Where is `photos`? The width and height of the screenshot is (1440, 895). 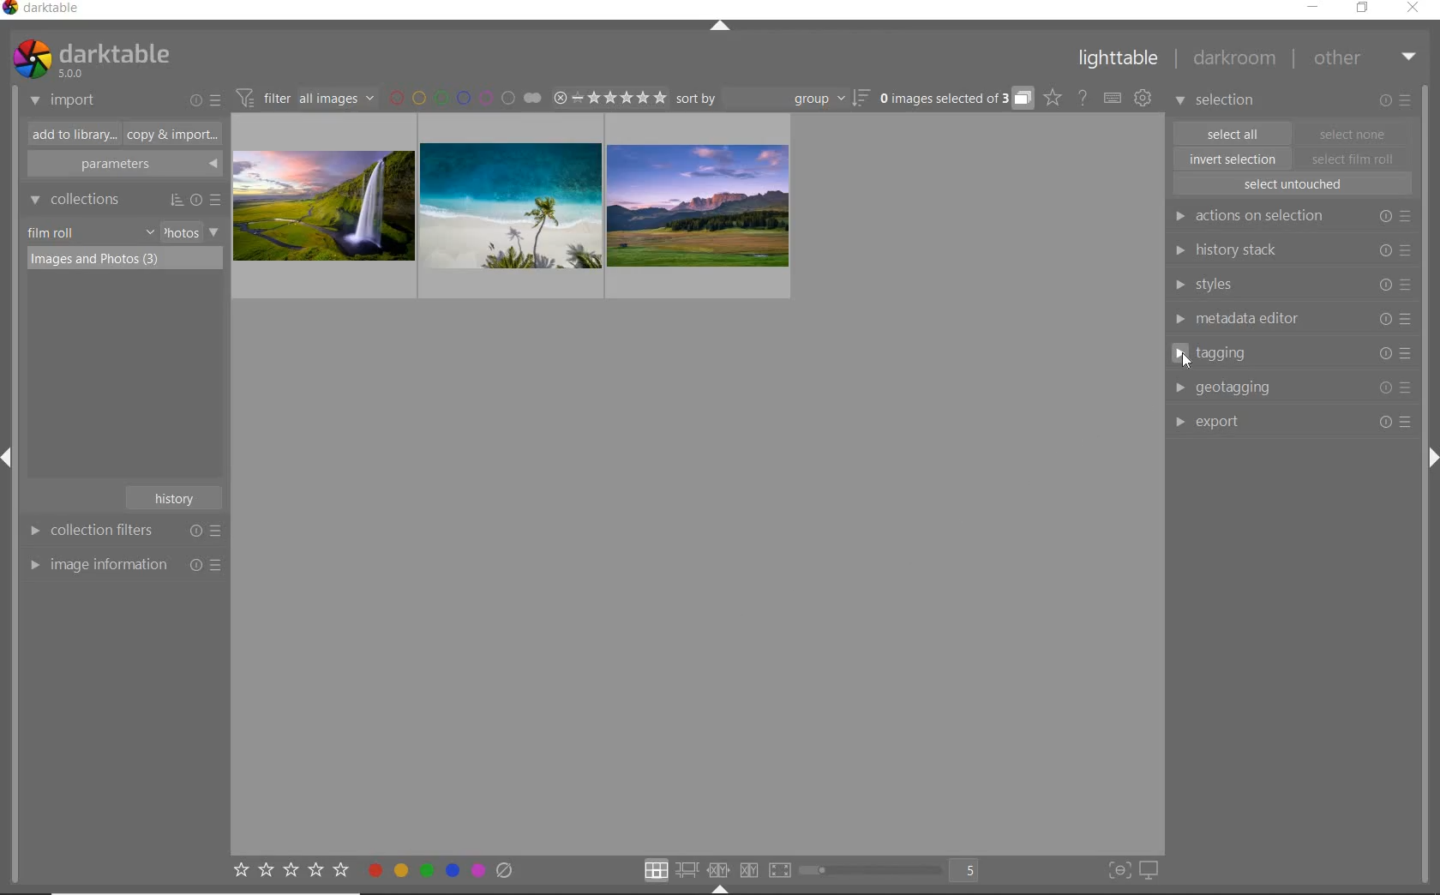 photos is located at coordinates (180, 232).